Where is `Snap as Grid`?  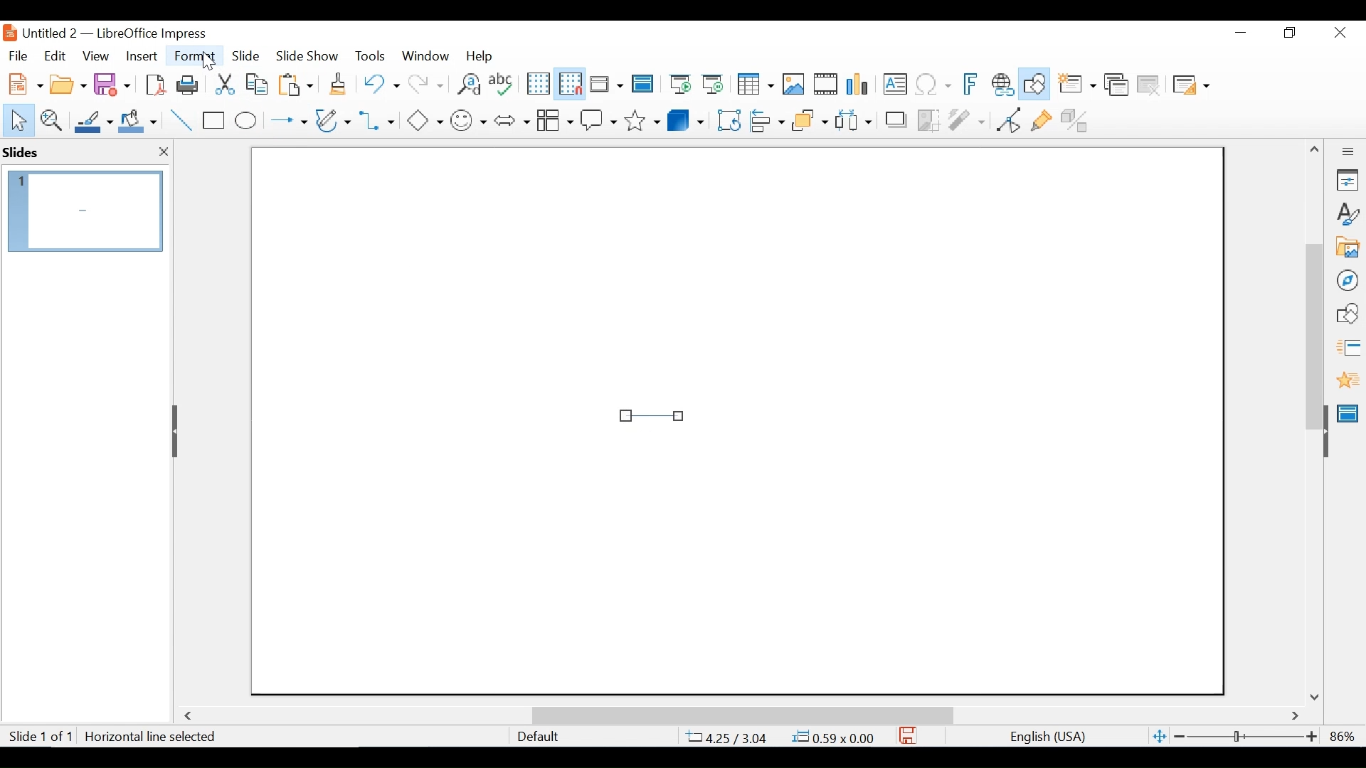 Snap as Grid is located at coordinates (570, 84).